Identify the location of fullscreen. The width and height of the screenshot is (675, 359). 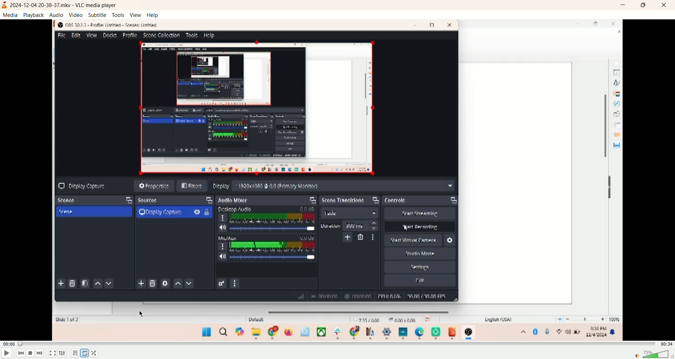
(52, 353).